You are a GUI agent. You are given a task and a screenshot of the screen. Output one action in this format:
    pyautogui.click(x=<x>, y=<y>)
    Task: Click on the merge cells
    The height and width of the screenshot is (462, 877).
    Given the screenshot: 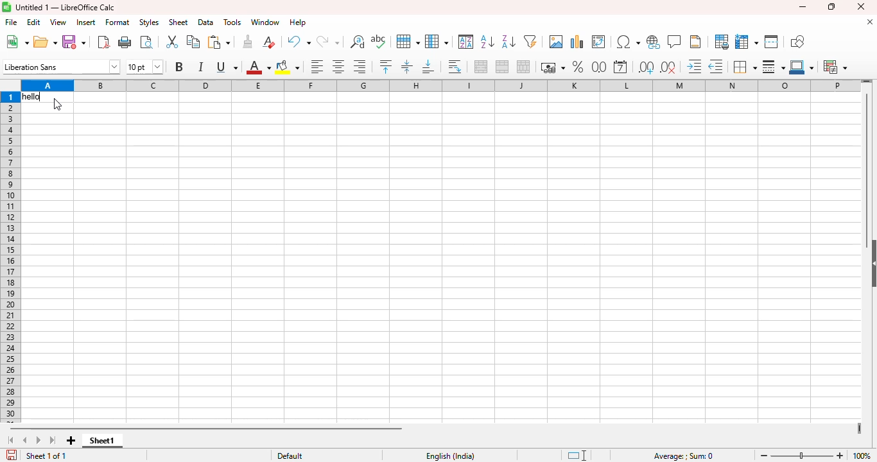 What is the action you would take?
    pyautogui.click(x=503, y=67)
    